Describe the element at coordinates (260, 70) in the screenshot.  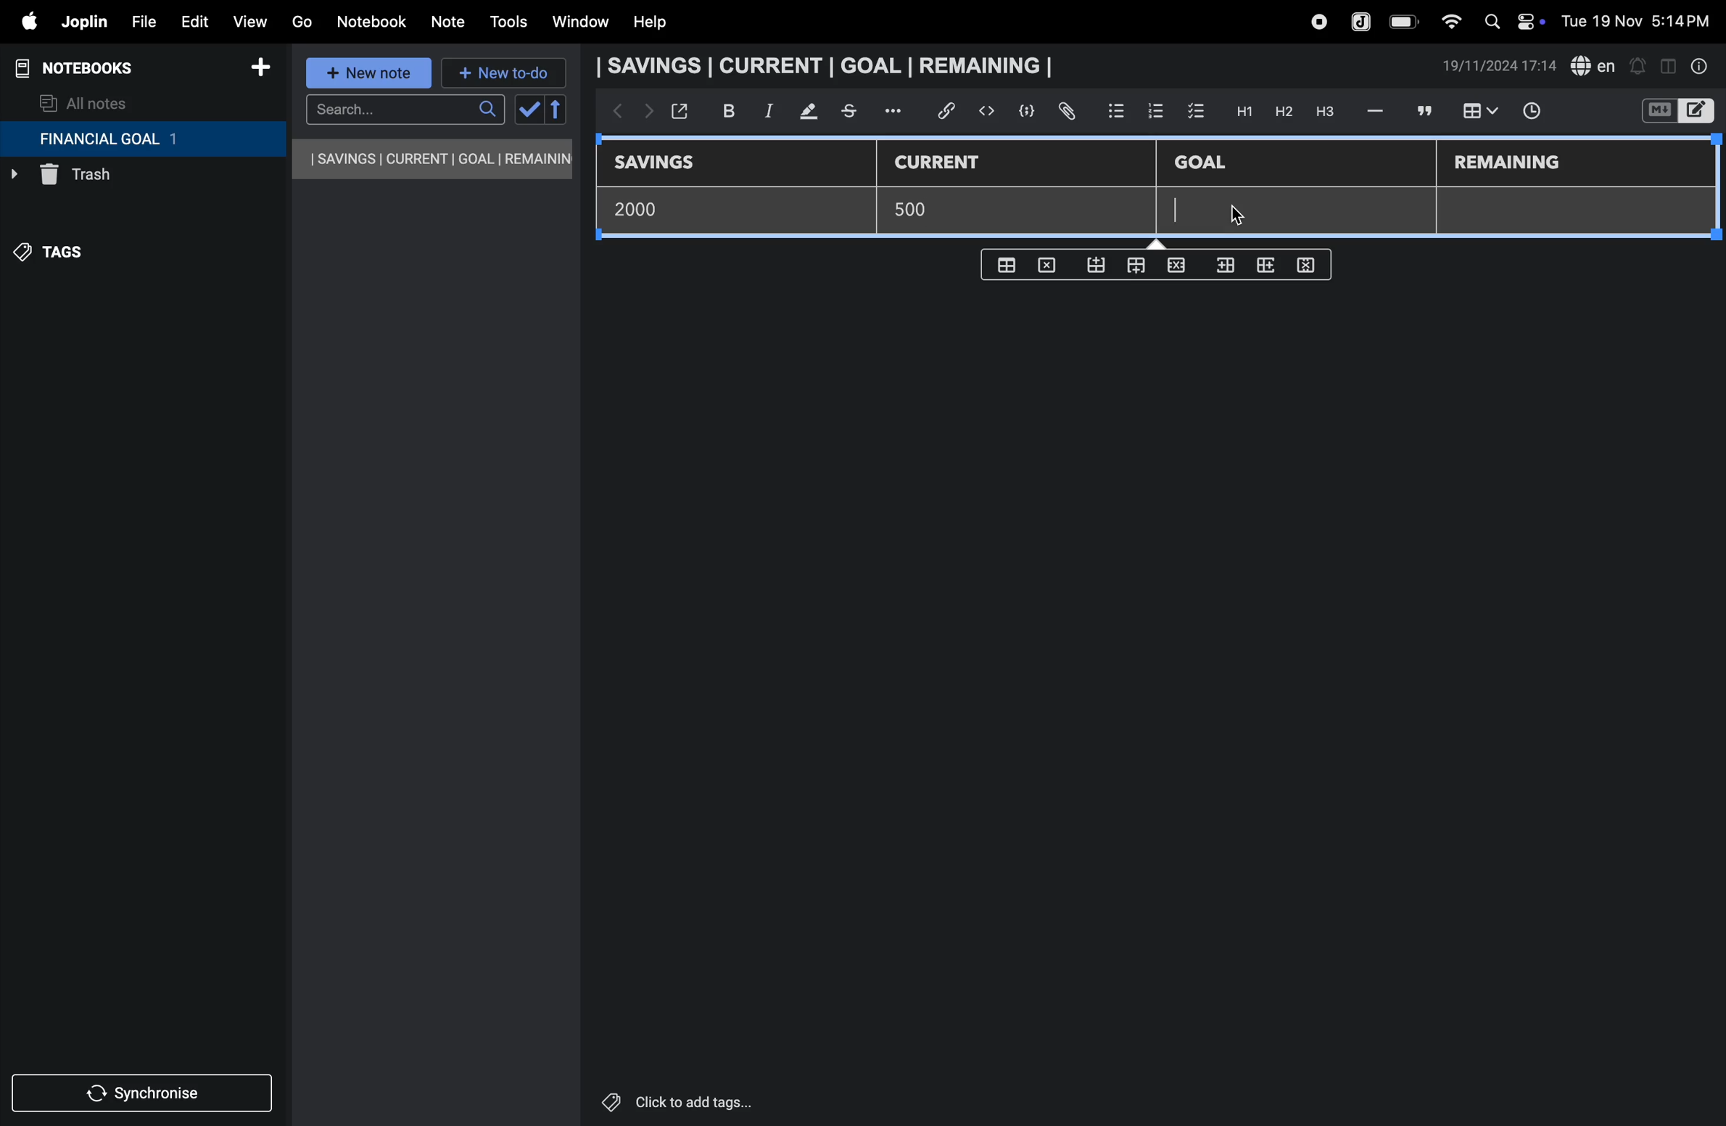
I see `add` at that location.